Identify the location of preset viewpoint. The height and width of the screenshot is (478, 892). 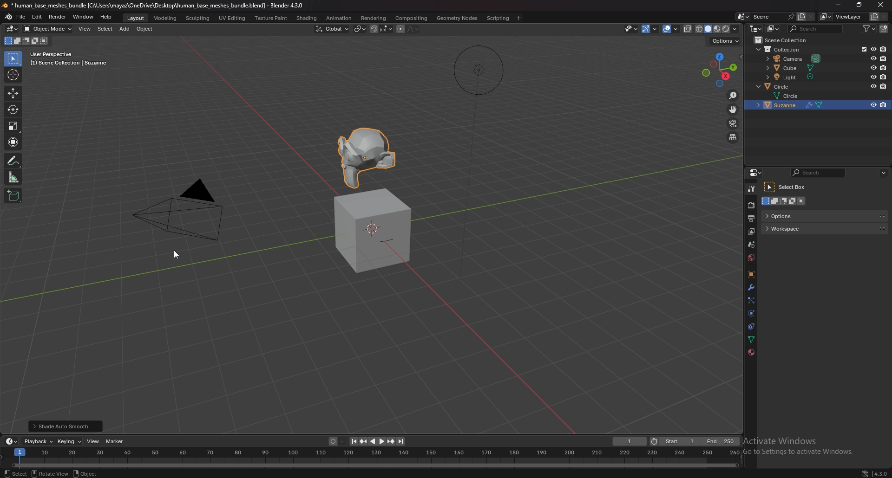
(721, 70).